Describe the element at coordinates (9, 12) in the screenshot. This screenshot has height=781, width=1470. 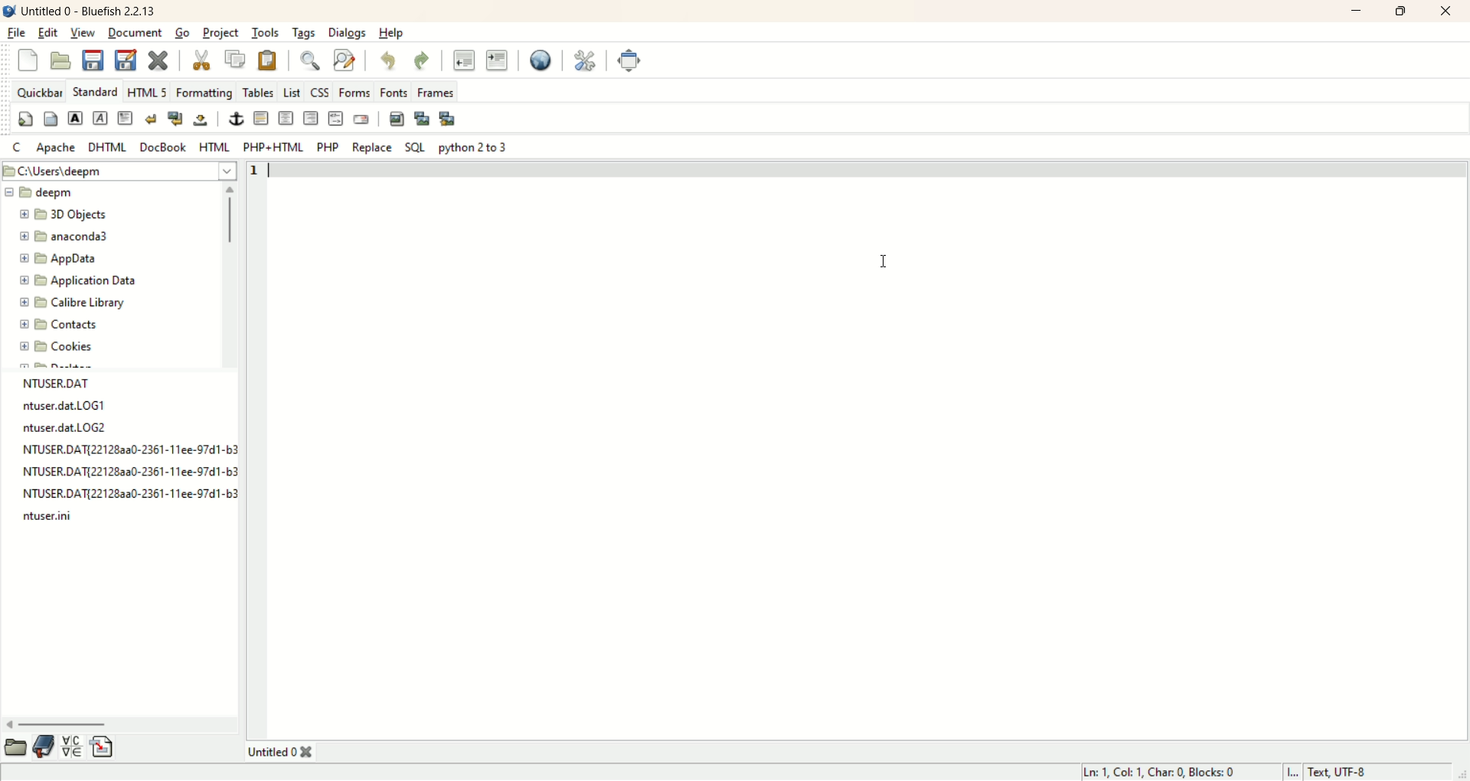
I see `logo` at that location.